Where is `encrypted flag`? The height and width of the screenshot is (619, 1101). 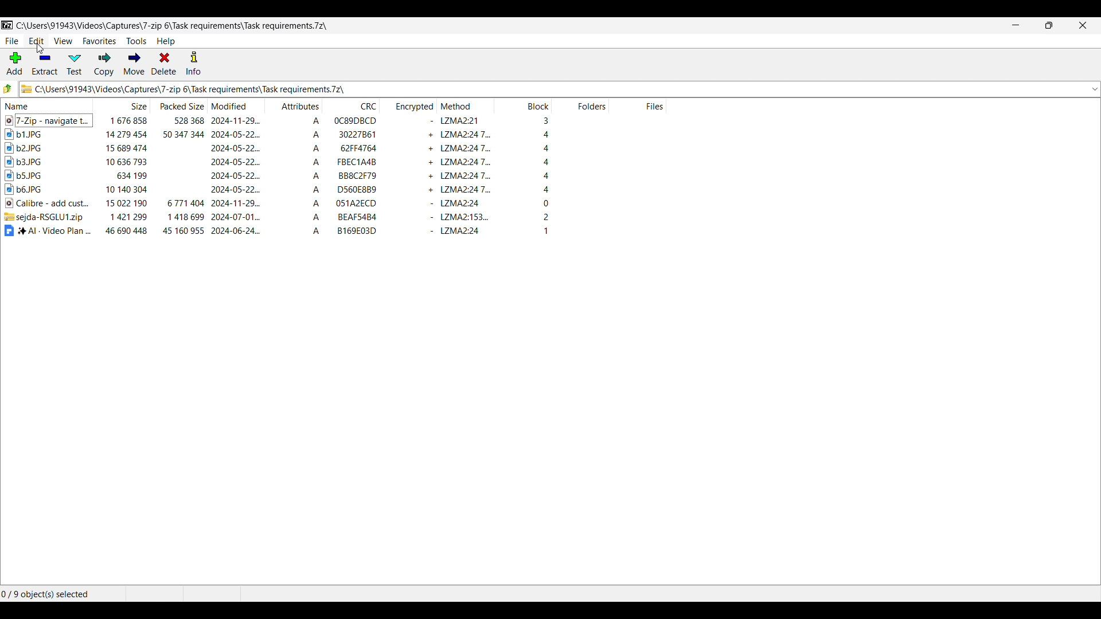
encrypted flag is located at coordinates (413, 178).